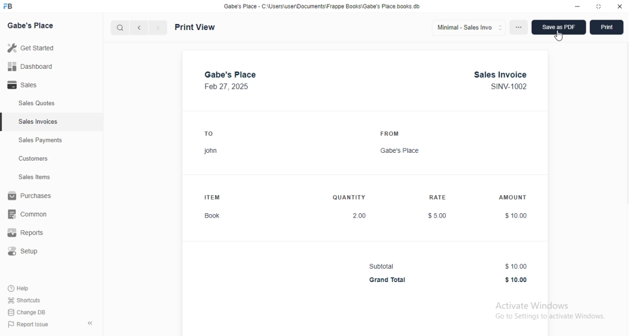 The height and width of the screenshot is (336, 629). I want to click on Book, so click(213, 216).